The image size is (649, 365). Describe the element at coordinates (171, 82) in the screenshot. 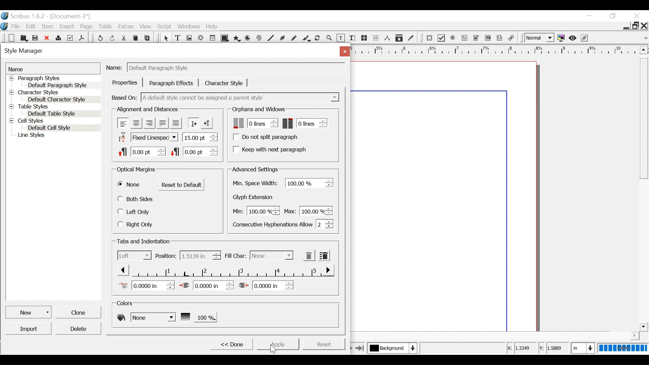

I see `Paragraph effects` at that location.